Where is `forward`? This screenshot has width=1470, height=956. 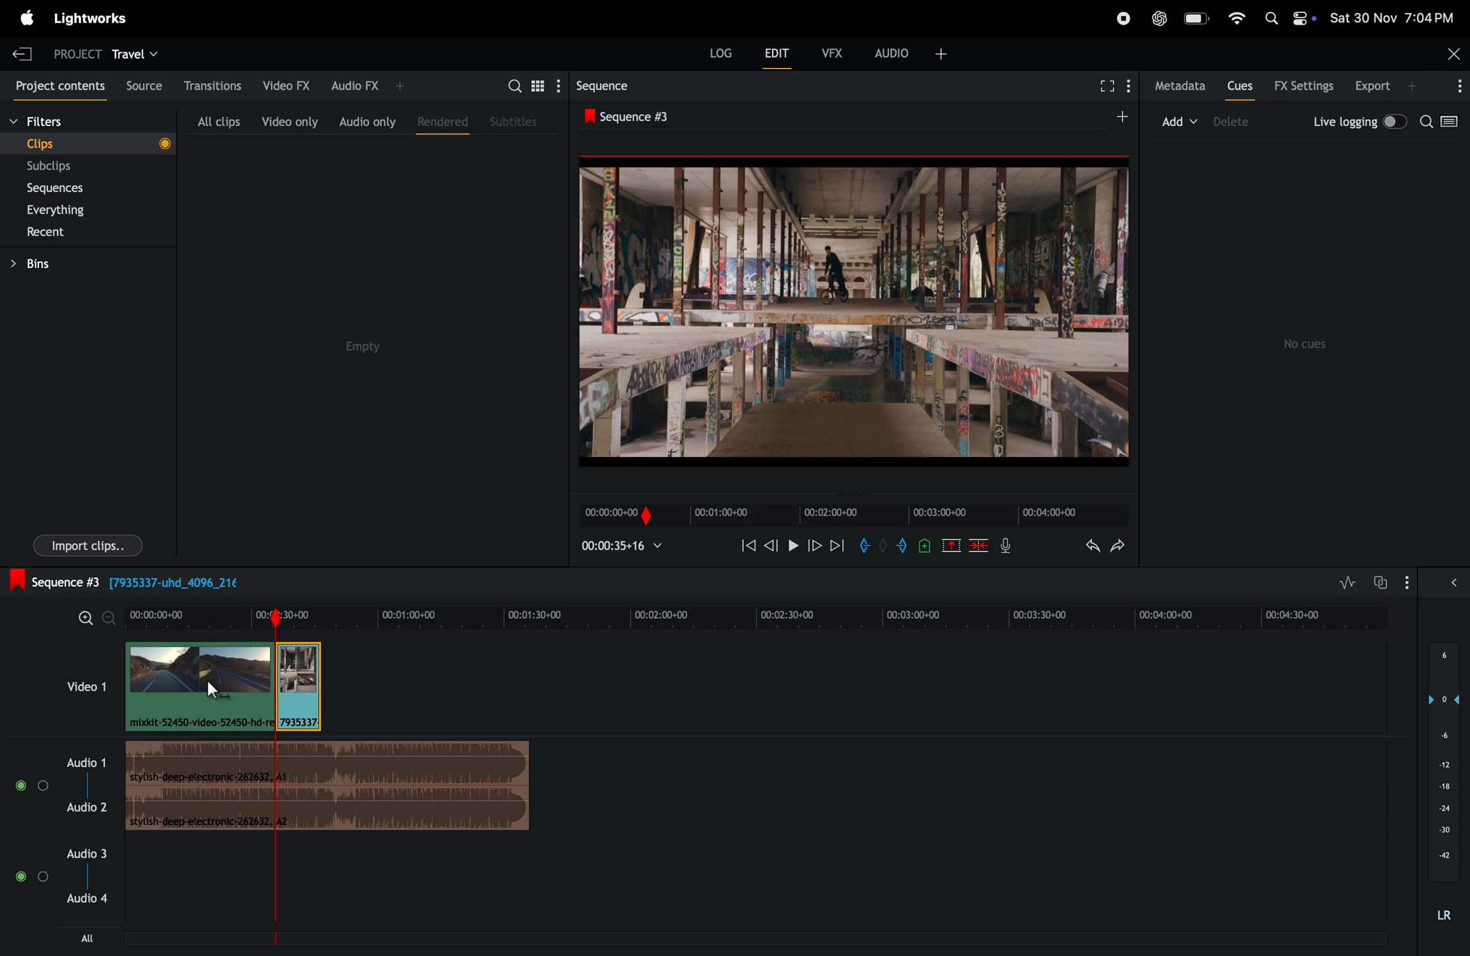
forward is located at coordinates (814, 547).